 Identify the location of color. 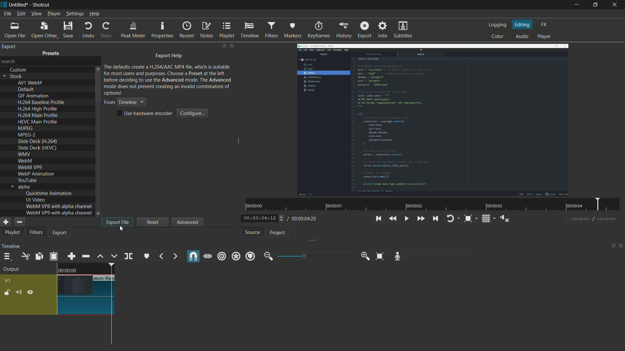
(497, 37).